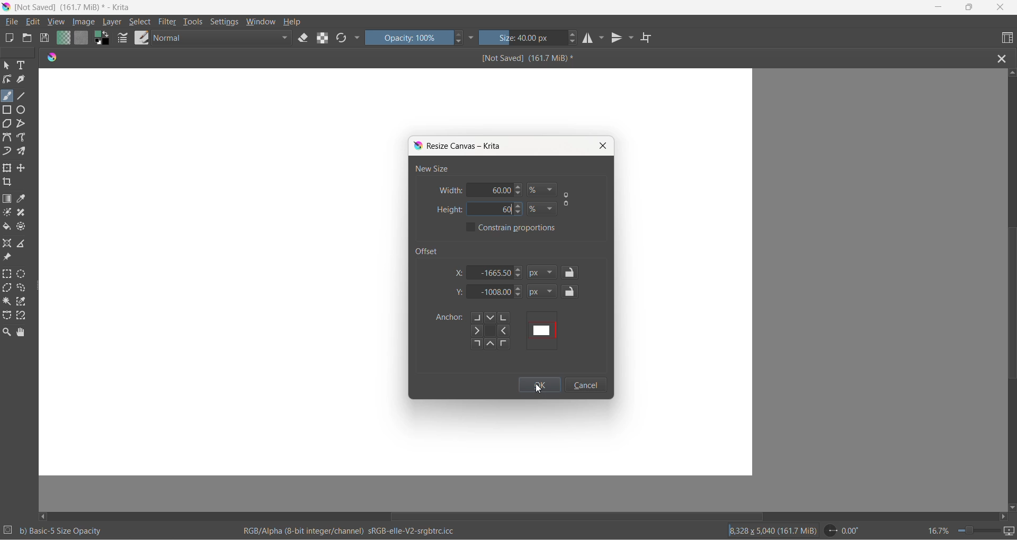 The height and width of the screenshot is (540, 1017). Describe the element at coordinates (544, 273) in the screenshot. I see `x-axis value type` at that location.